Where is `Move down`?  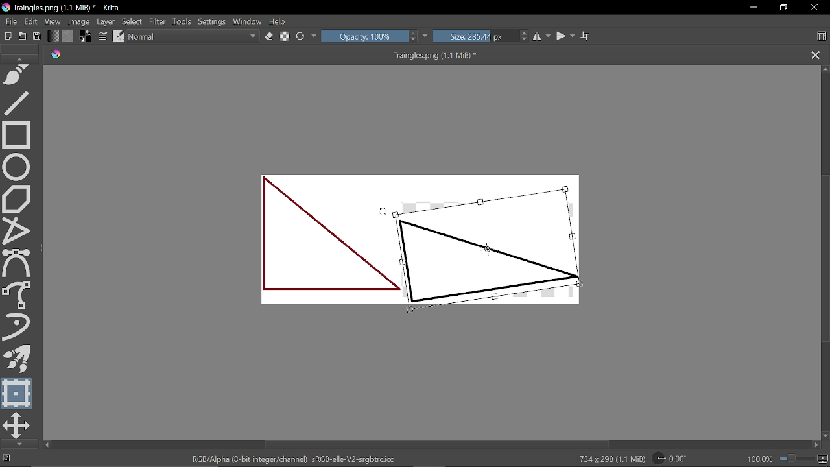
Move down is located at coordinates (825, 436).